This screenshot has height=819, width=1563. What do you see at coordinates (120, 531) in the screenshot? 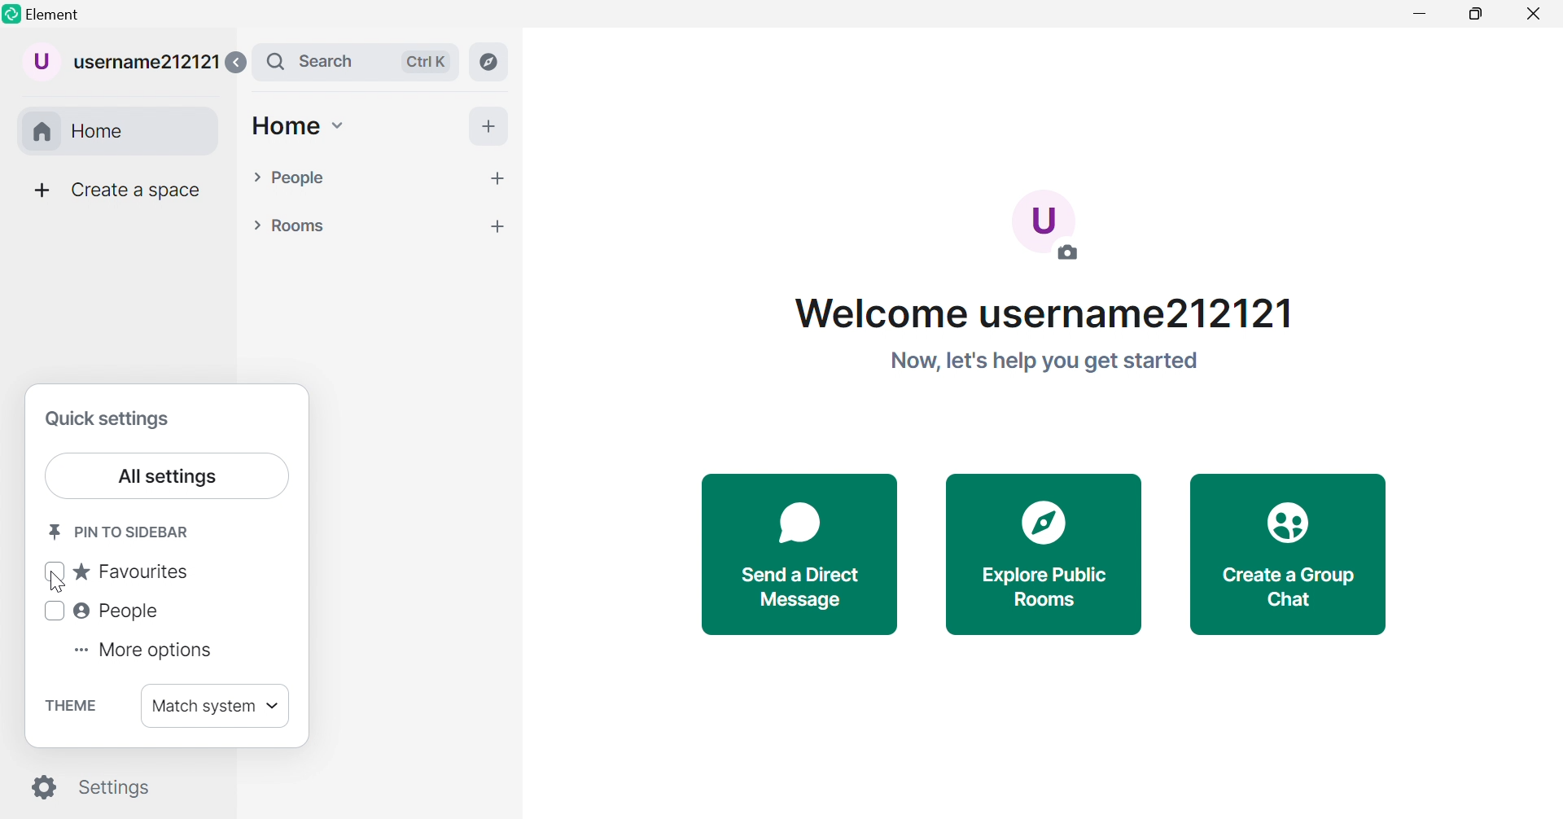
I see `Pin to sidebar` at bounding box center [120, 531].